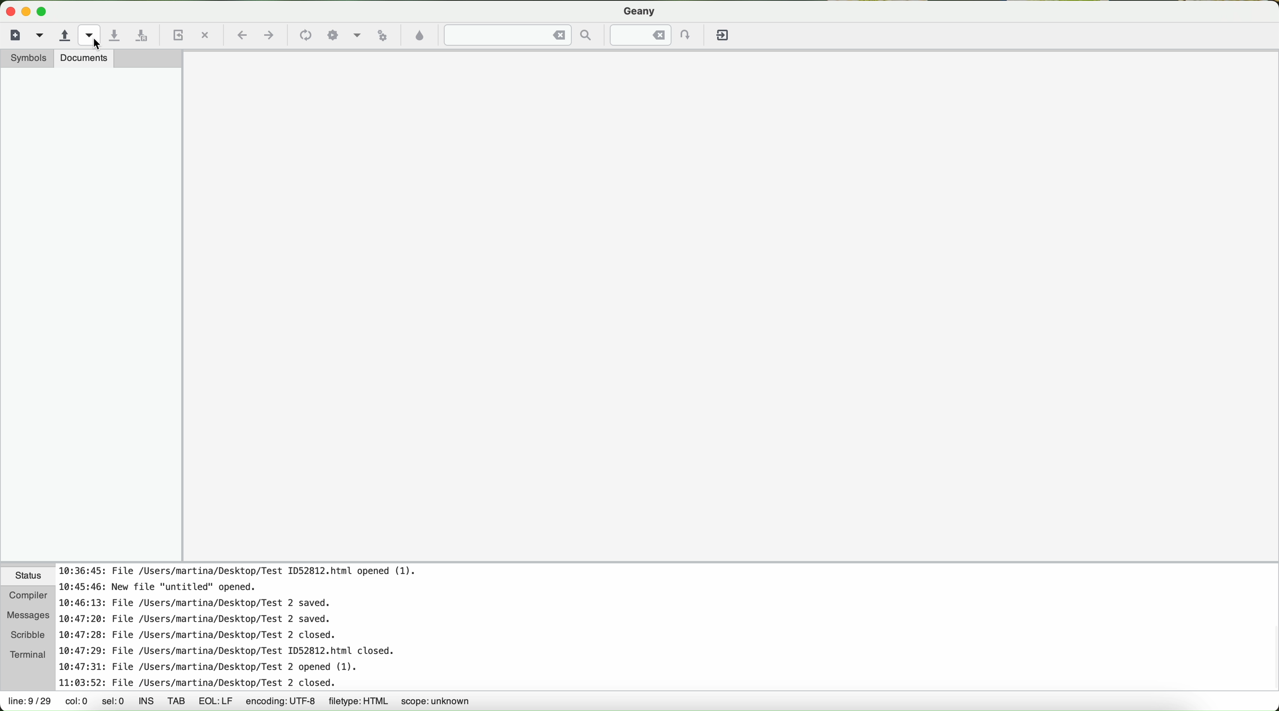  What do you see at coordinates (26, 653) in the screenshot?
I see `terminal` at bounding box center [26, 653].